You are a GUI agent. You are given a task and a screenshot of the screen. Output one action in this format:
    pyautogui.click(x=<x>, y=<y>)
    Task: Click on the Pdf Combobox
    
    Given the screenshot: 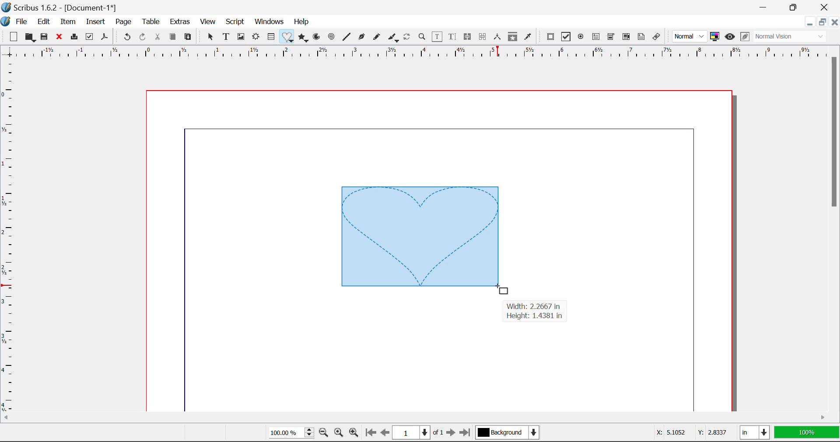 What is the action you would take?
    pyautogui.click(x=612, y=38)
    